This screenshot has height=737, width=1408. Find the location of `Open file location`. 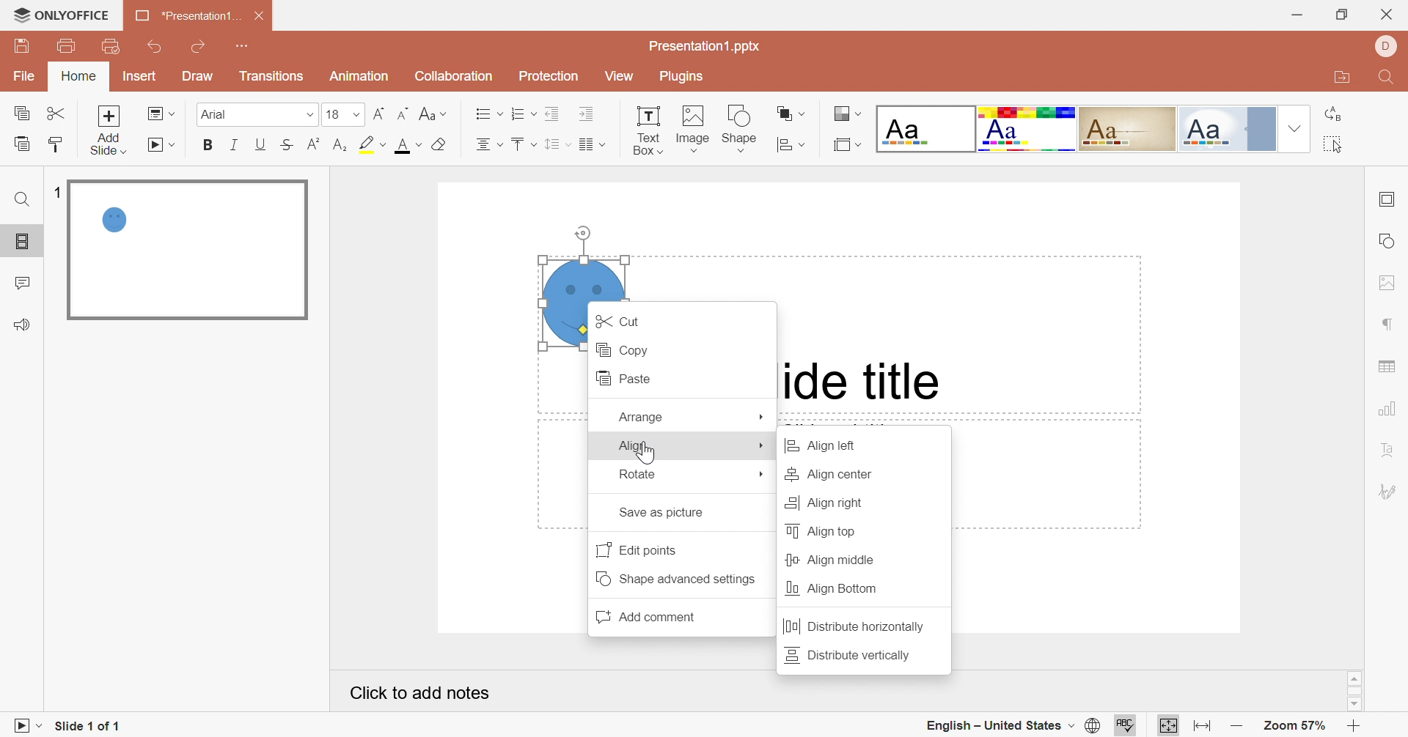

Open file location is located at coordinates (1338, 79).